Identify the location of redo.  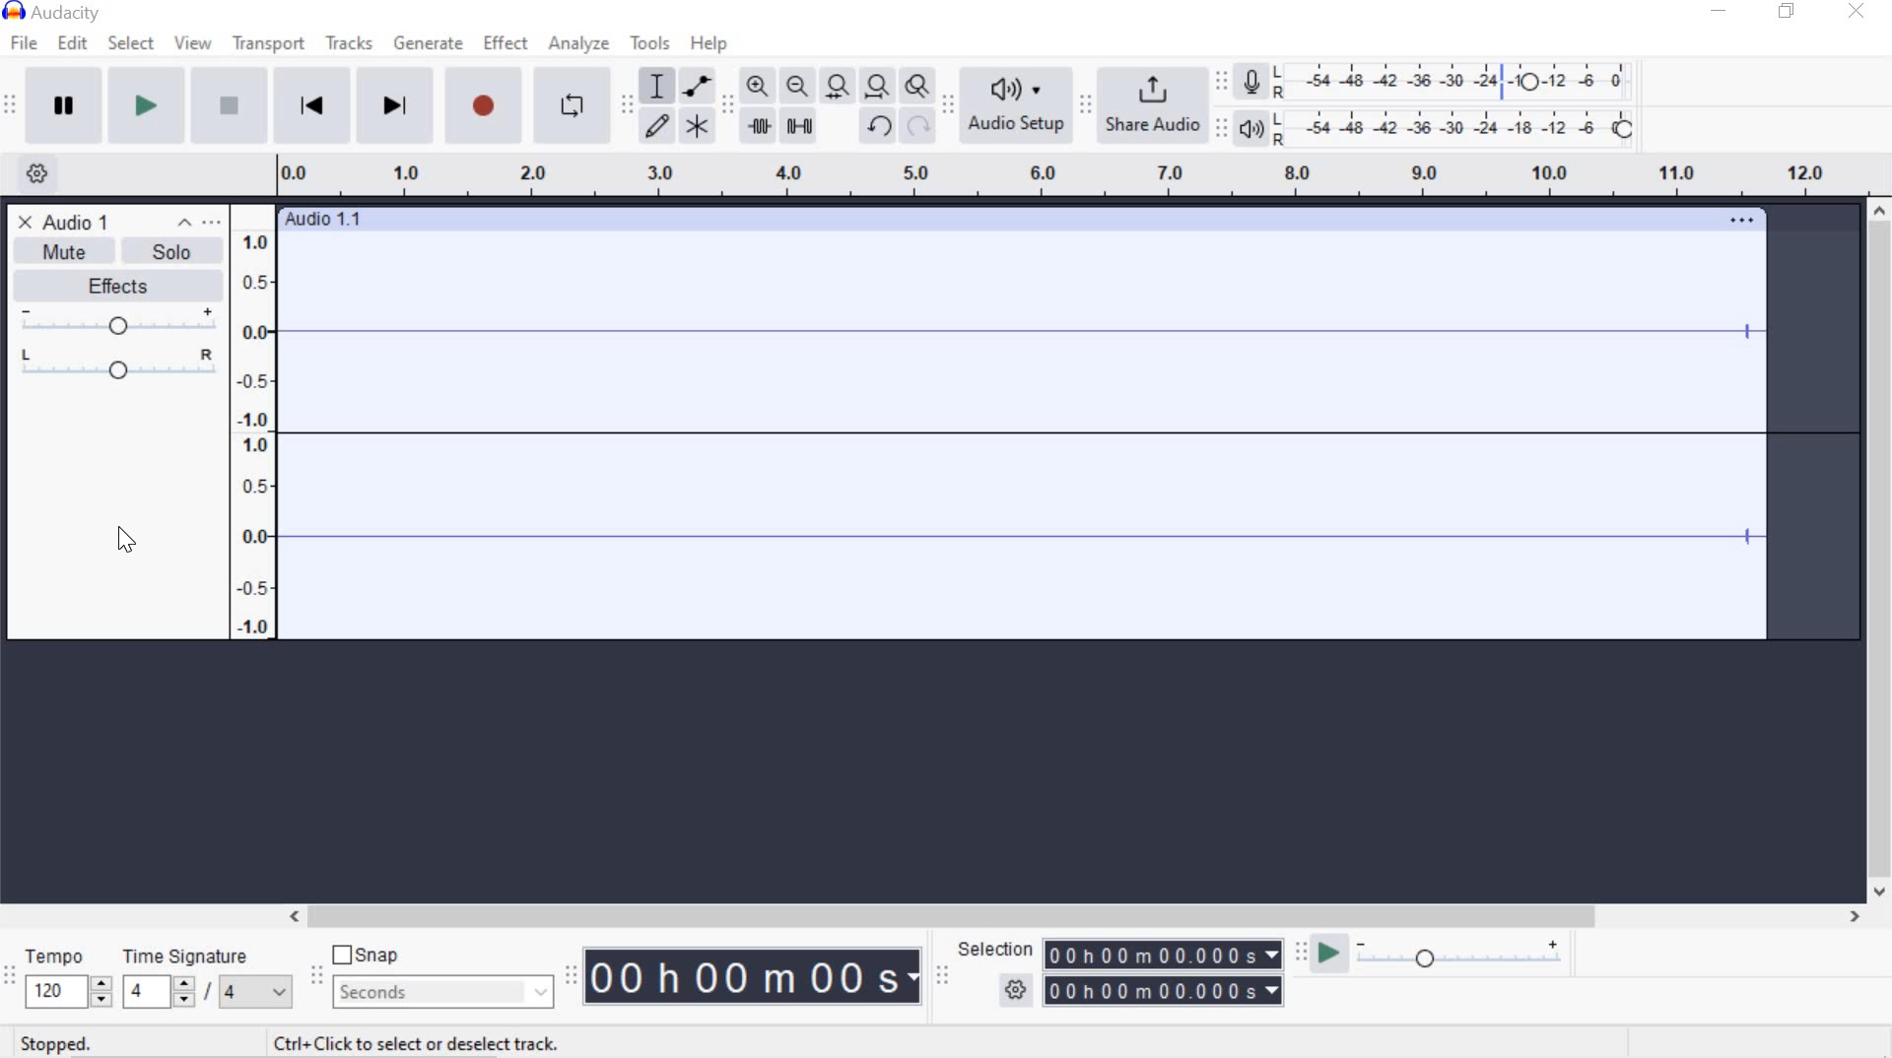
(918, 127).